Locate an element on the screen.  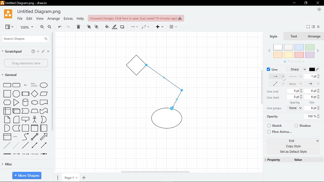
shape is located at coordinates (44, 94).